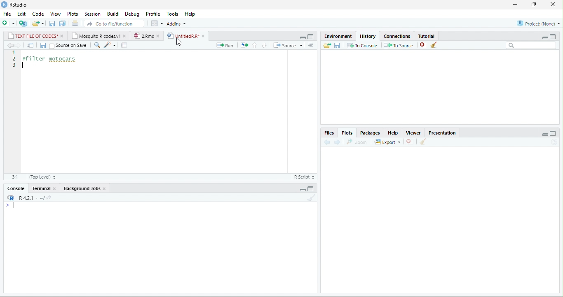 The image size is (563, 297). Describe the element at coordinates (327, 142) in the screenshot. I see `back` at that location.